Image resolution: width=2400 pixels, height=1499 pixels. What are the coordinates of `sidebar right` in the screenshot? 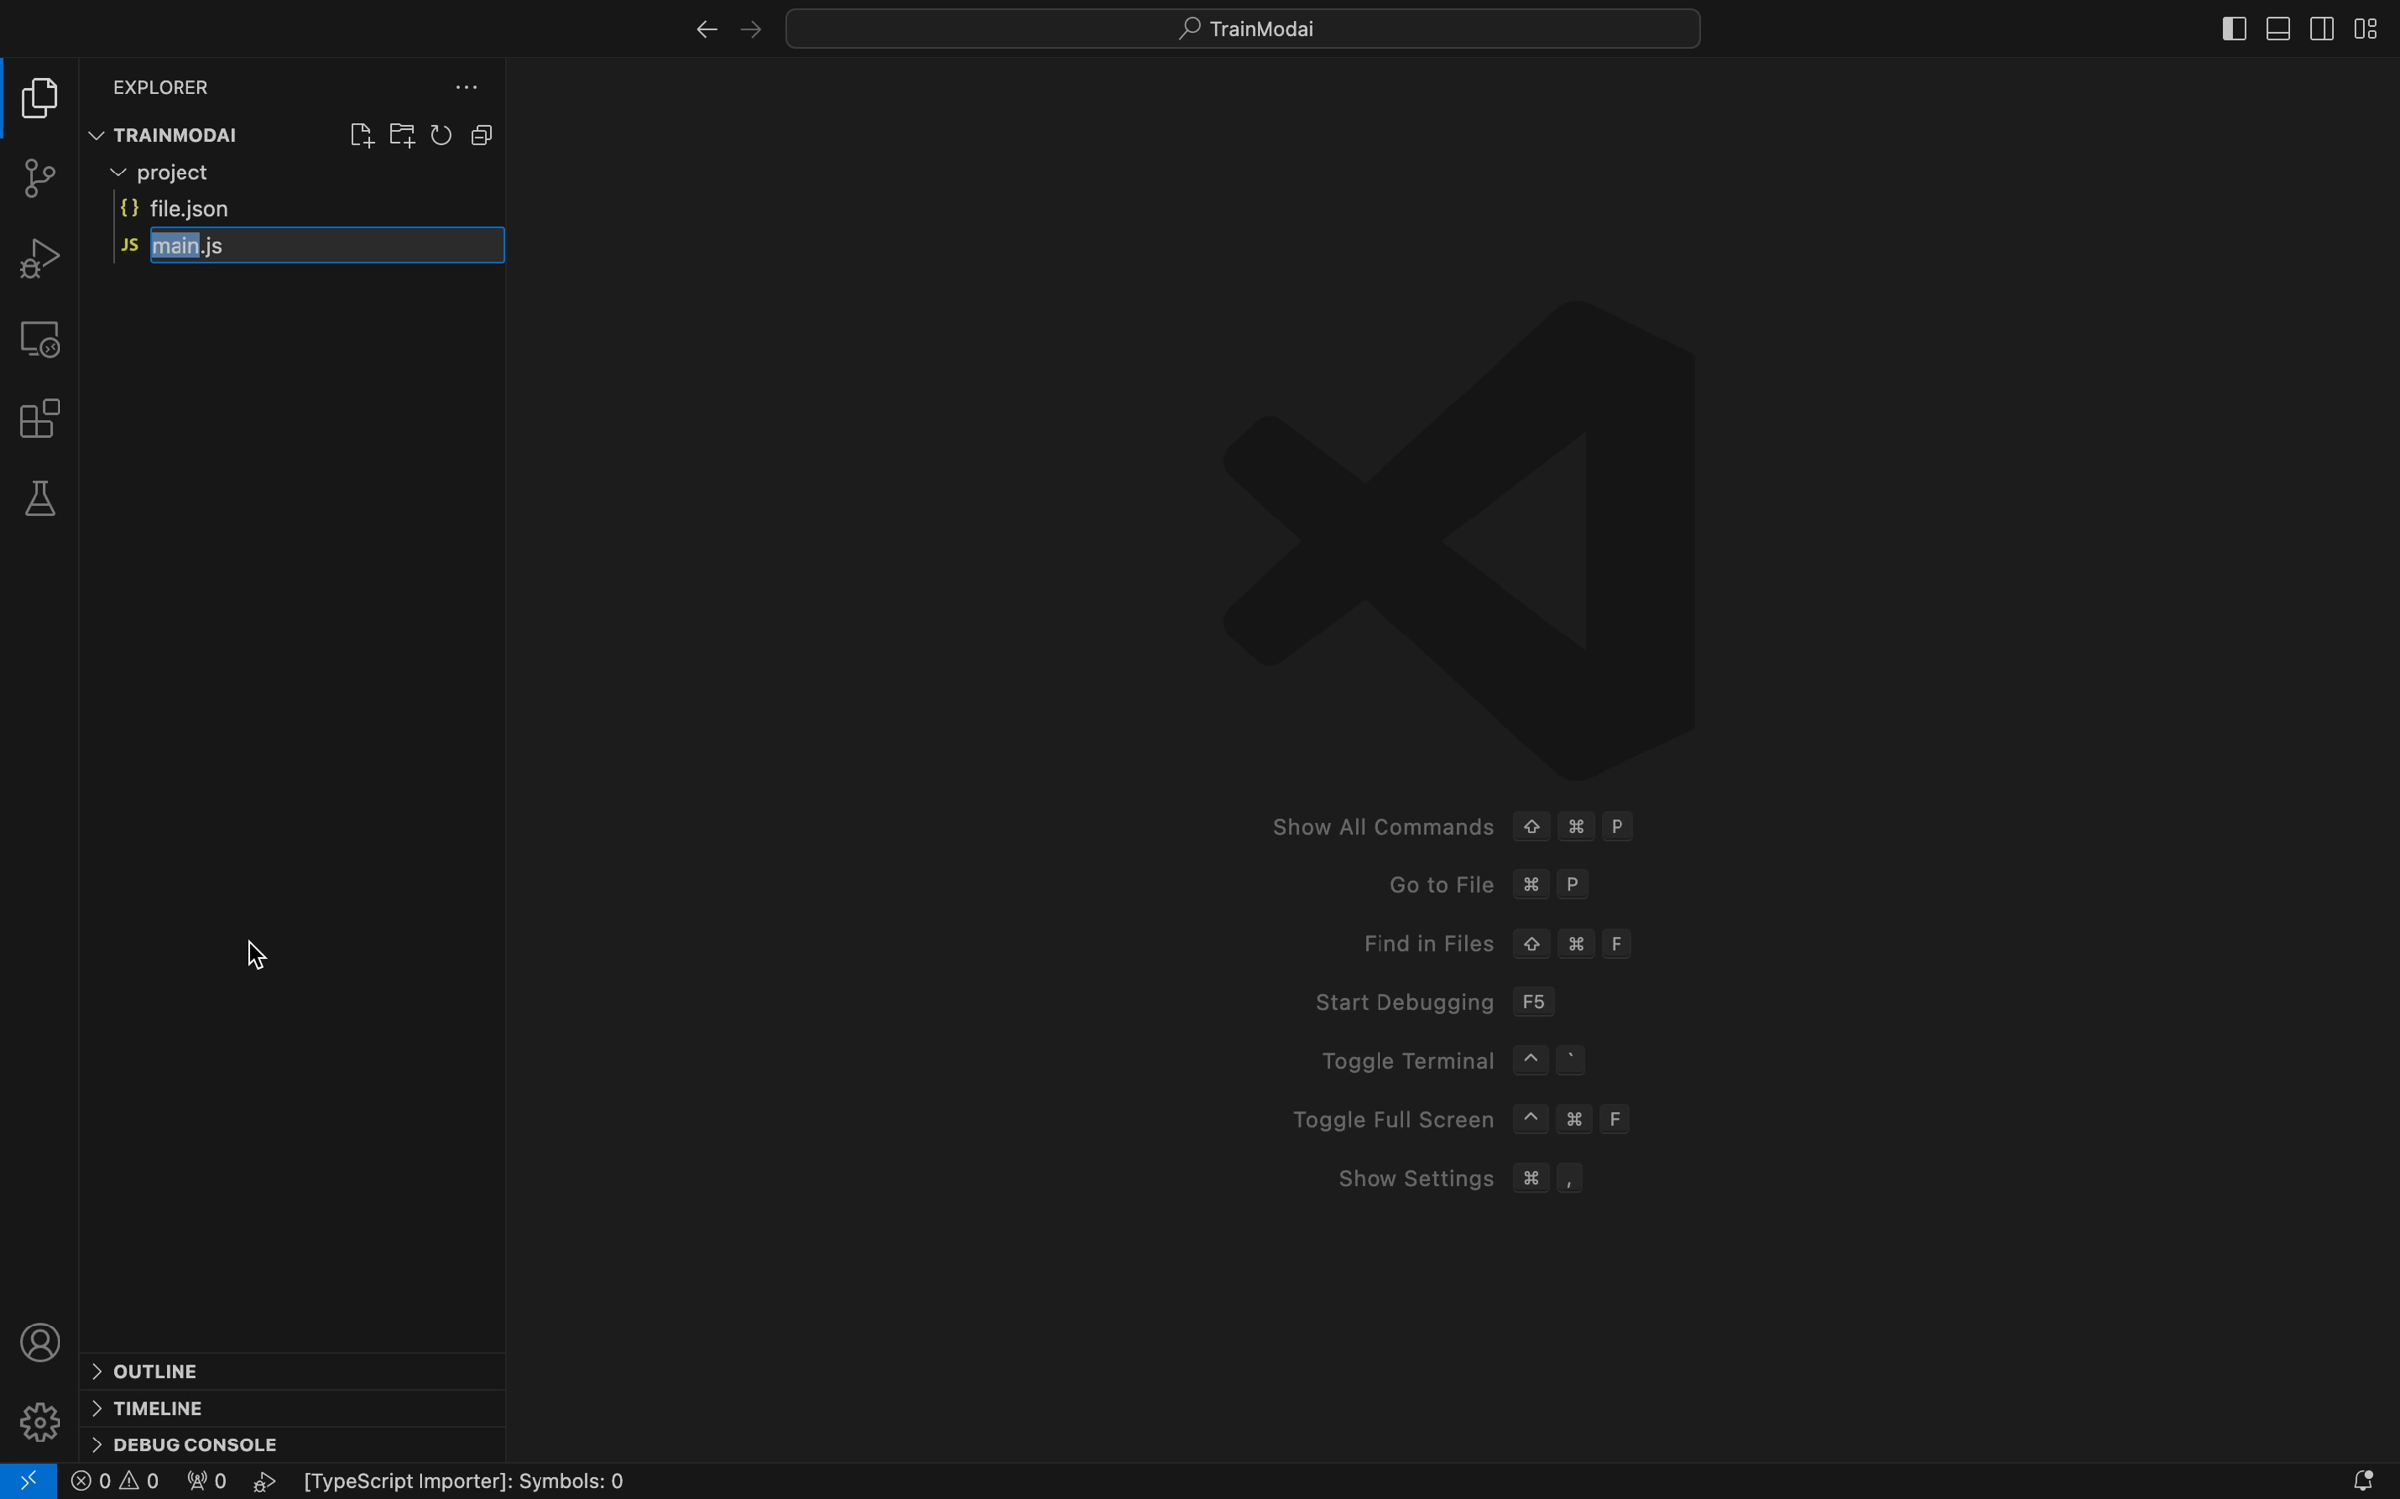 It's located at (2324, 29).